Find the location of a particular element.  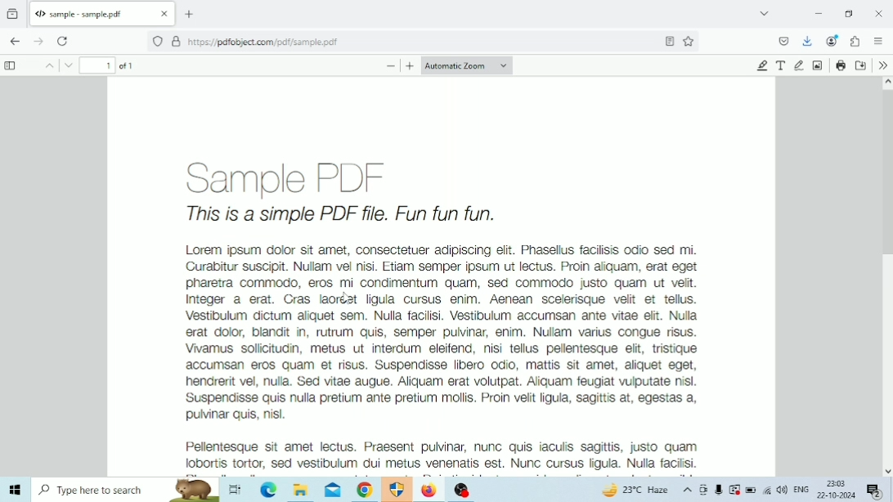

File Explorer is located at coordinates (301, 489).